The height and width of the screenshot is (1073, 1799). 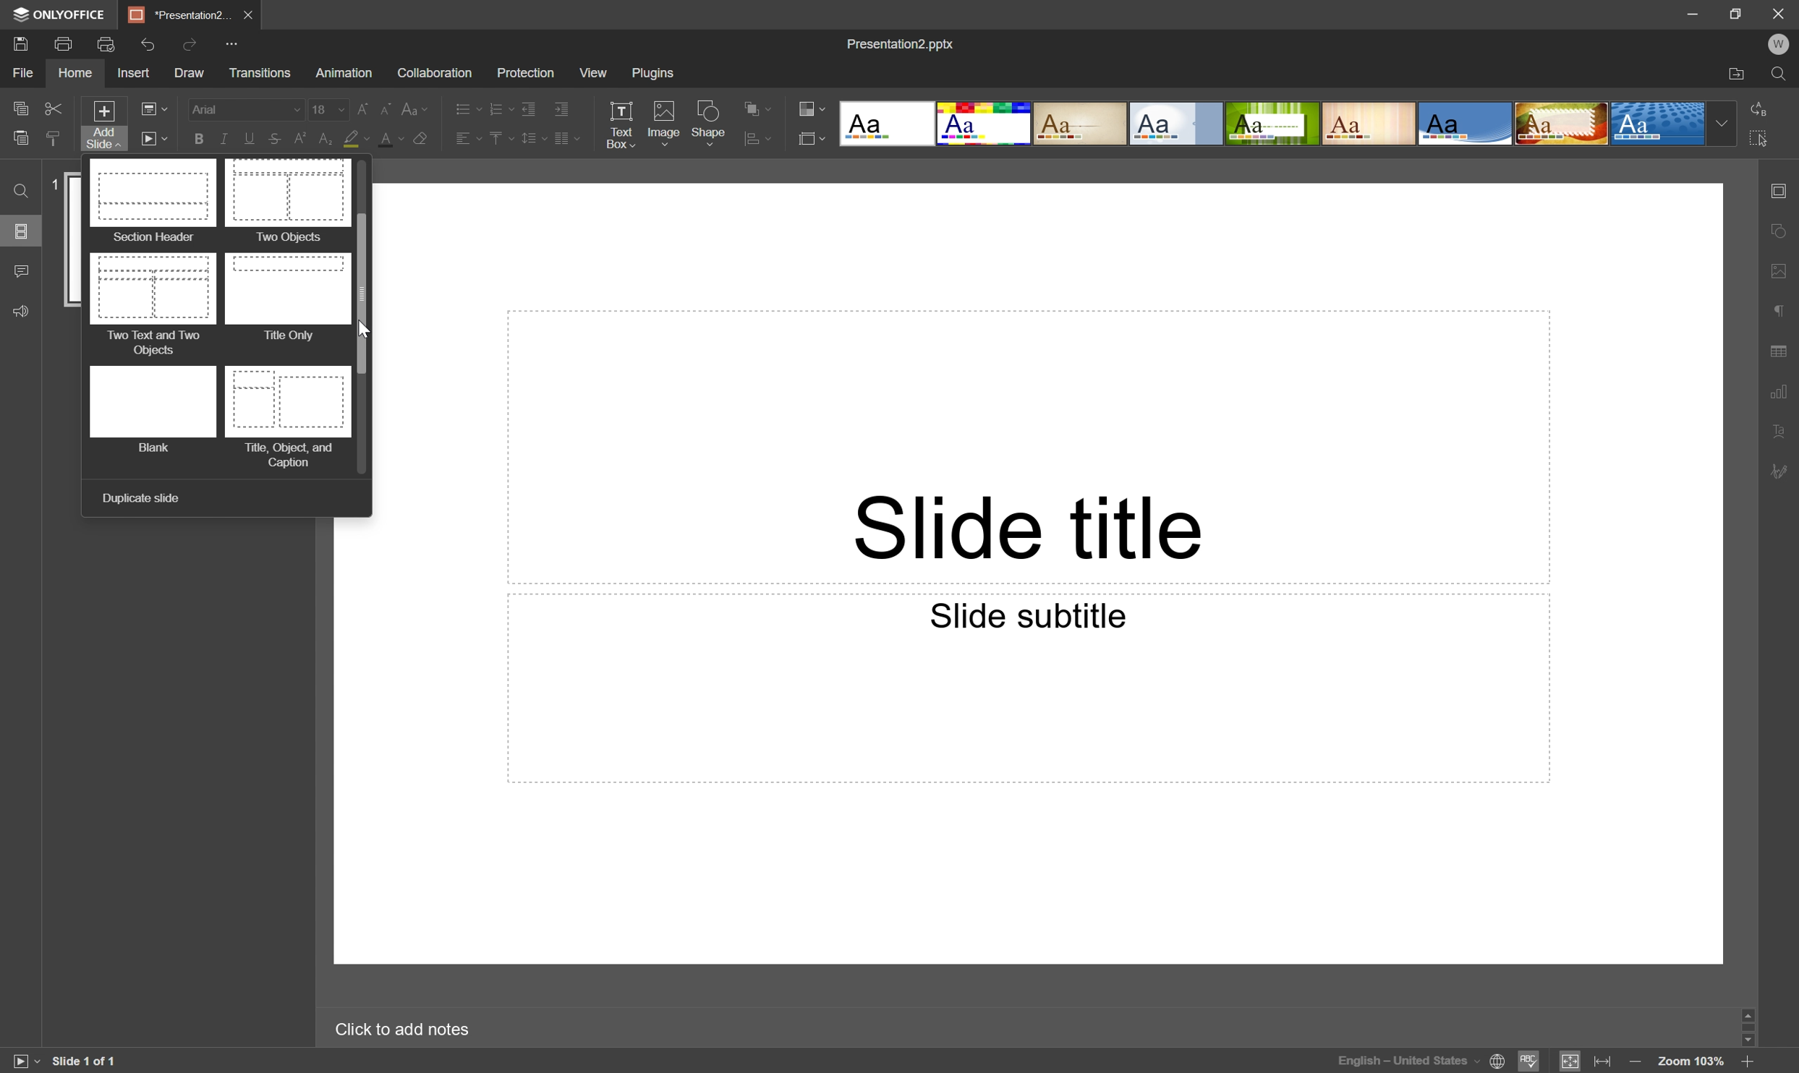 What do you see at coordinates (663, 124) in the screenshot?
I see `Image` at bounding box center [663, 124].